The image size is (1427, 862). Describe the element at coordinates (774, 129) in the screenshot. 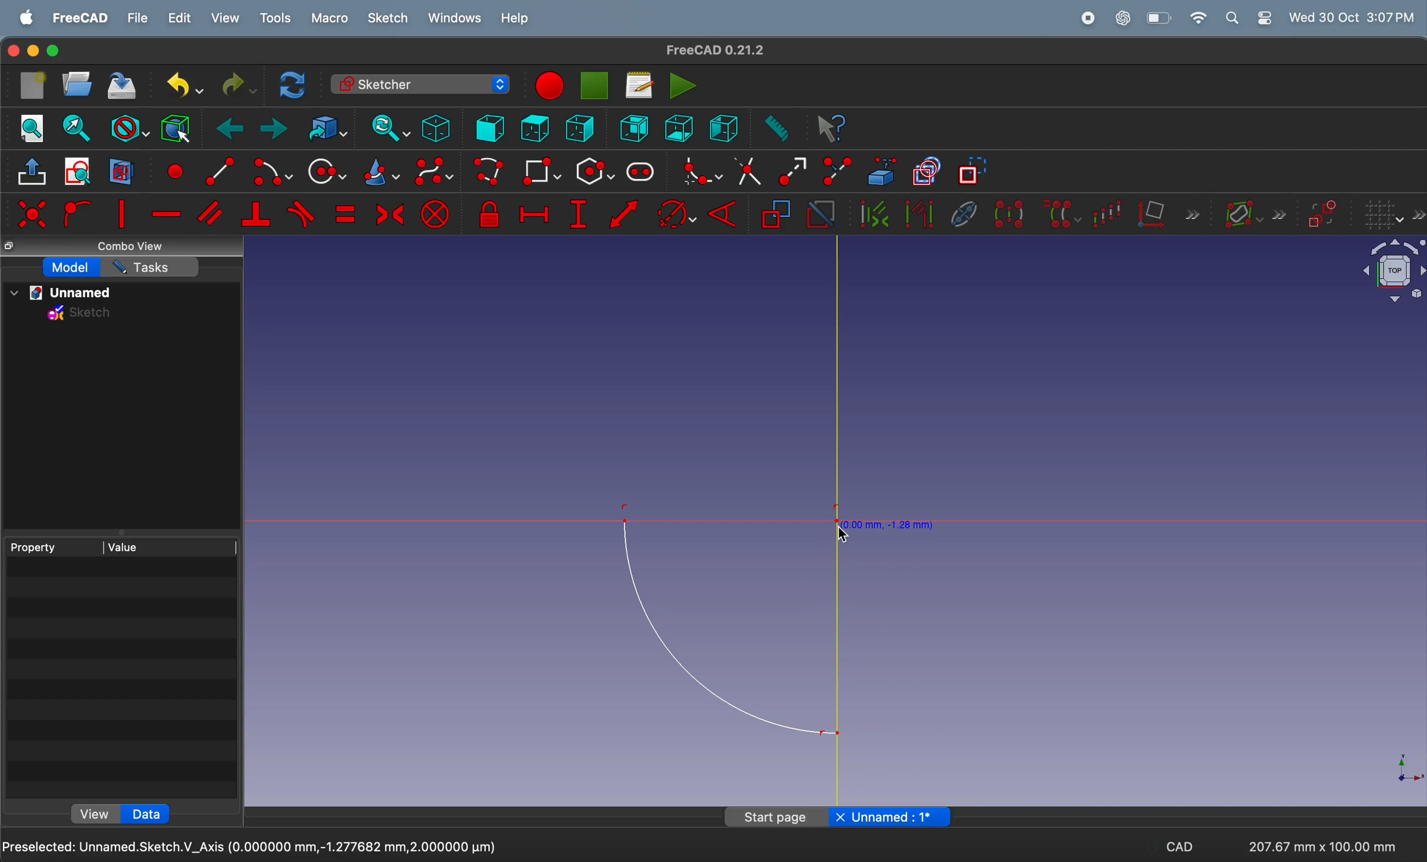

I see `measure distance` at that location.